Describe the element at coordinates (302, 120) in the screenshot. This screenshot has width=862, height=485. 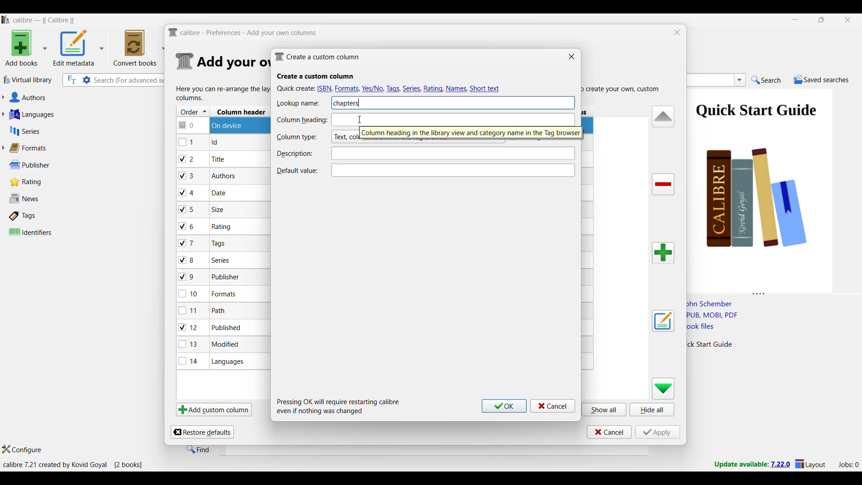
I see `Indicates Column heading text box` at that location.